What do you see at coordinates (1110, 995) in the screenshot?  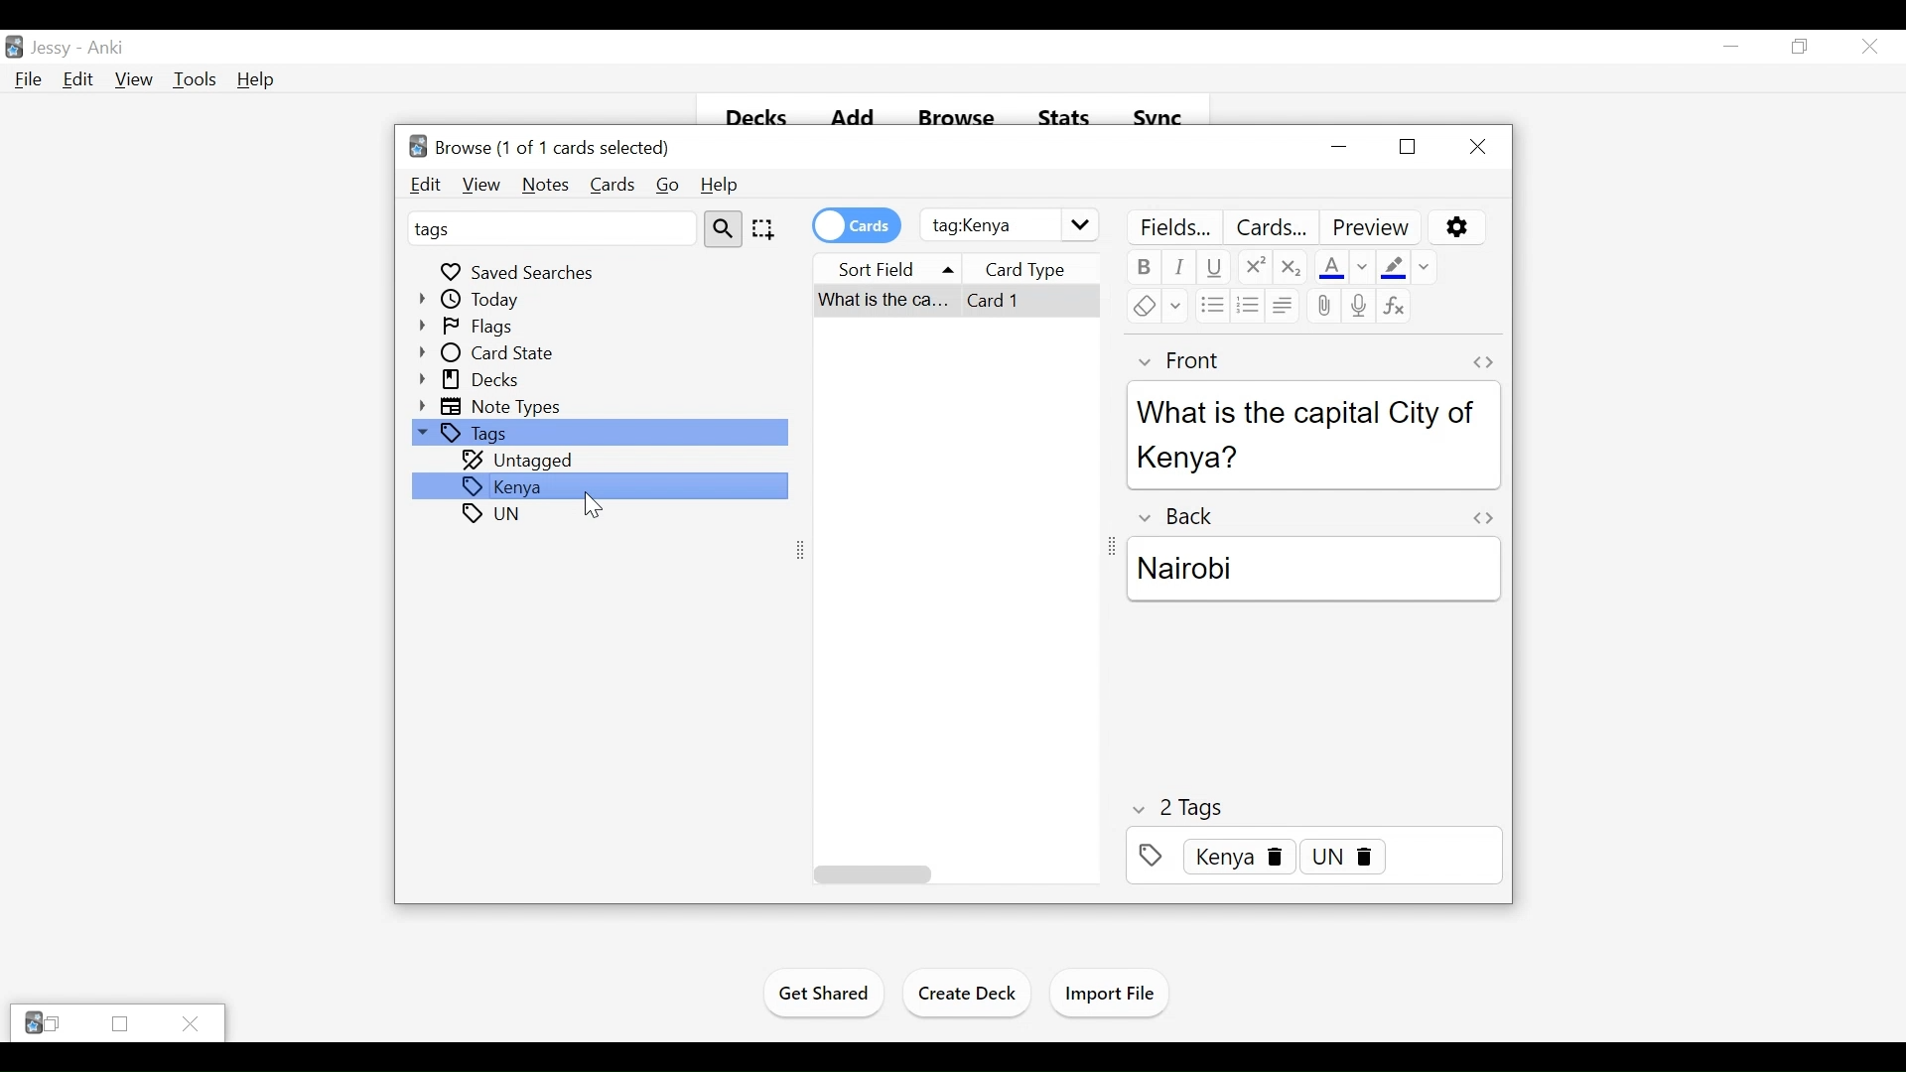 I see `Import Files` at bounding box center [1110, 995].